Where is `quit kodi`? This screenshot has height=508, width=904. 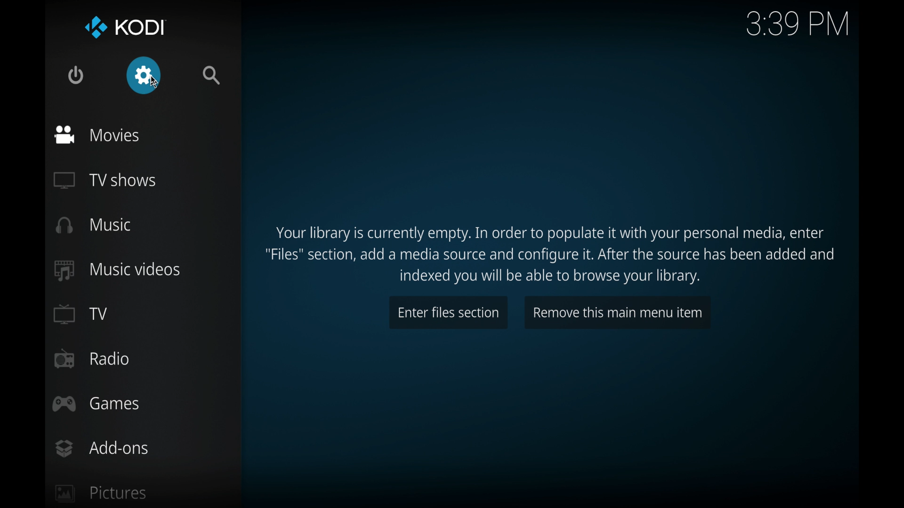 quit kodi is located at coordinates (75, 76).